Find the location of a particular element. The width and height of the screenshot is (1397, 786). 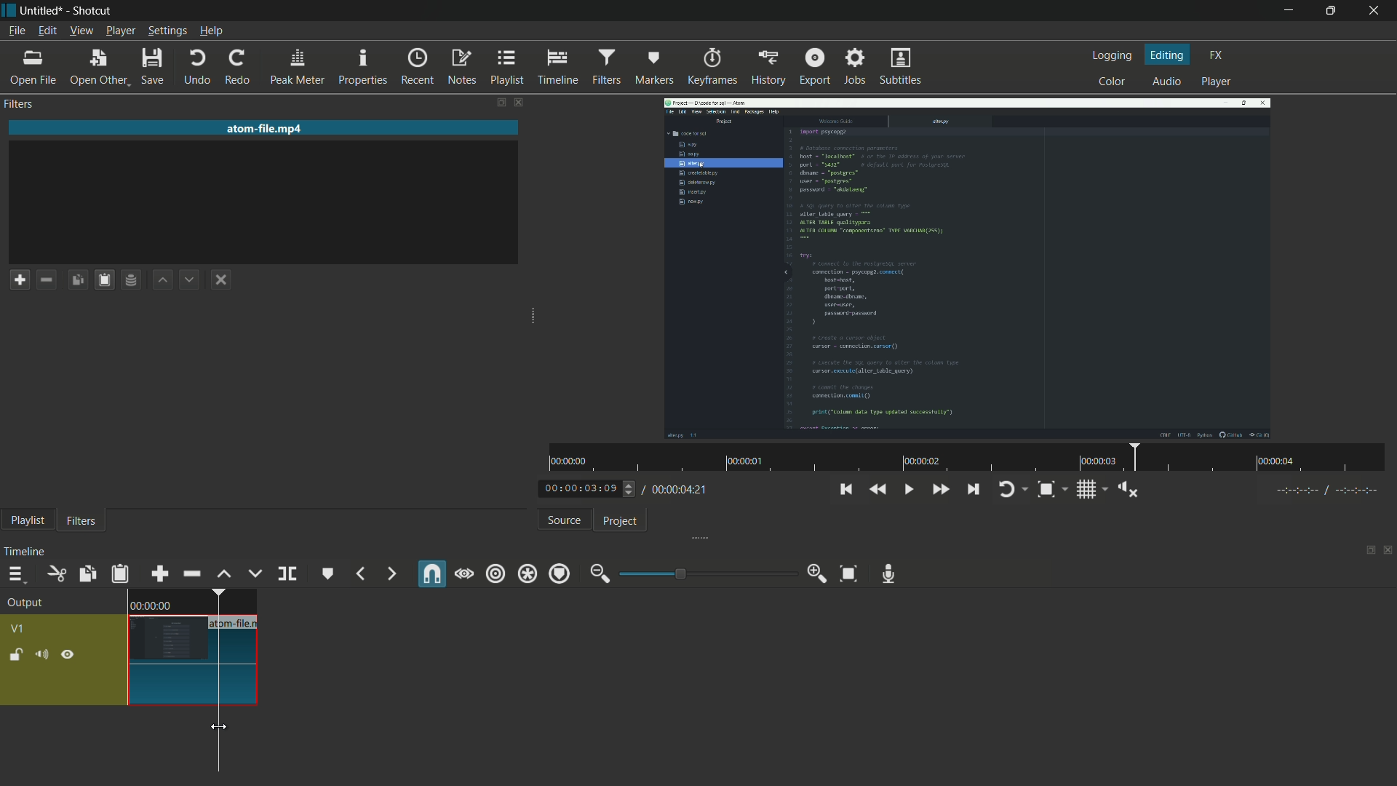

settings menu is located at coordinates (168, 32).